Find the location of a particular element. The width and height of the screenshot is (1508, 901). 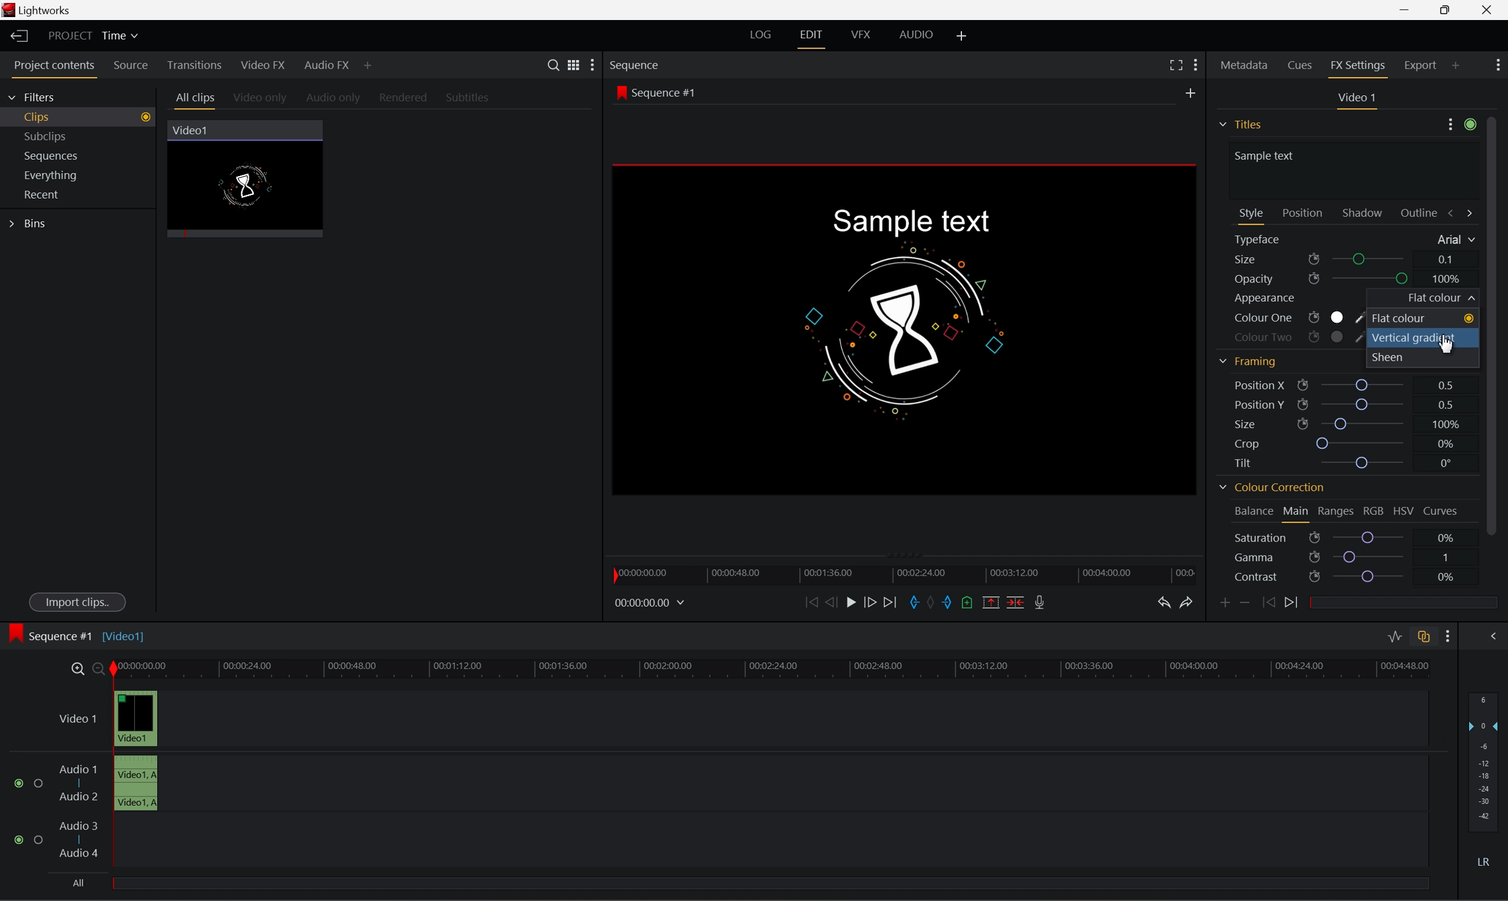

ranges is located at coordinates (1336, 511).